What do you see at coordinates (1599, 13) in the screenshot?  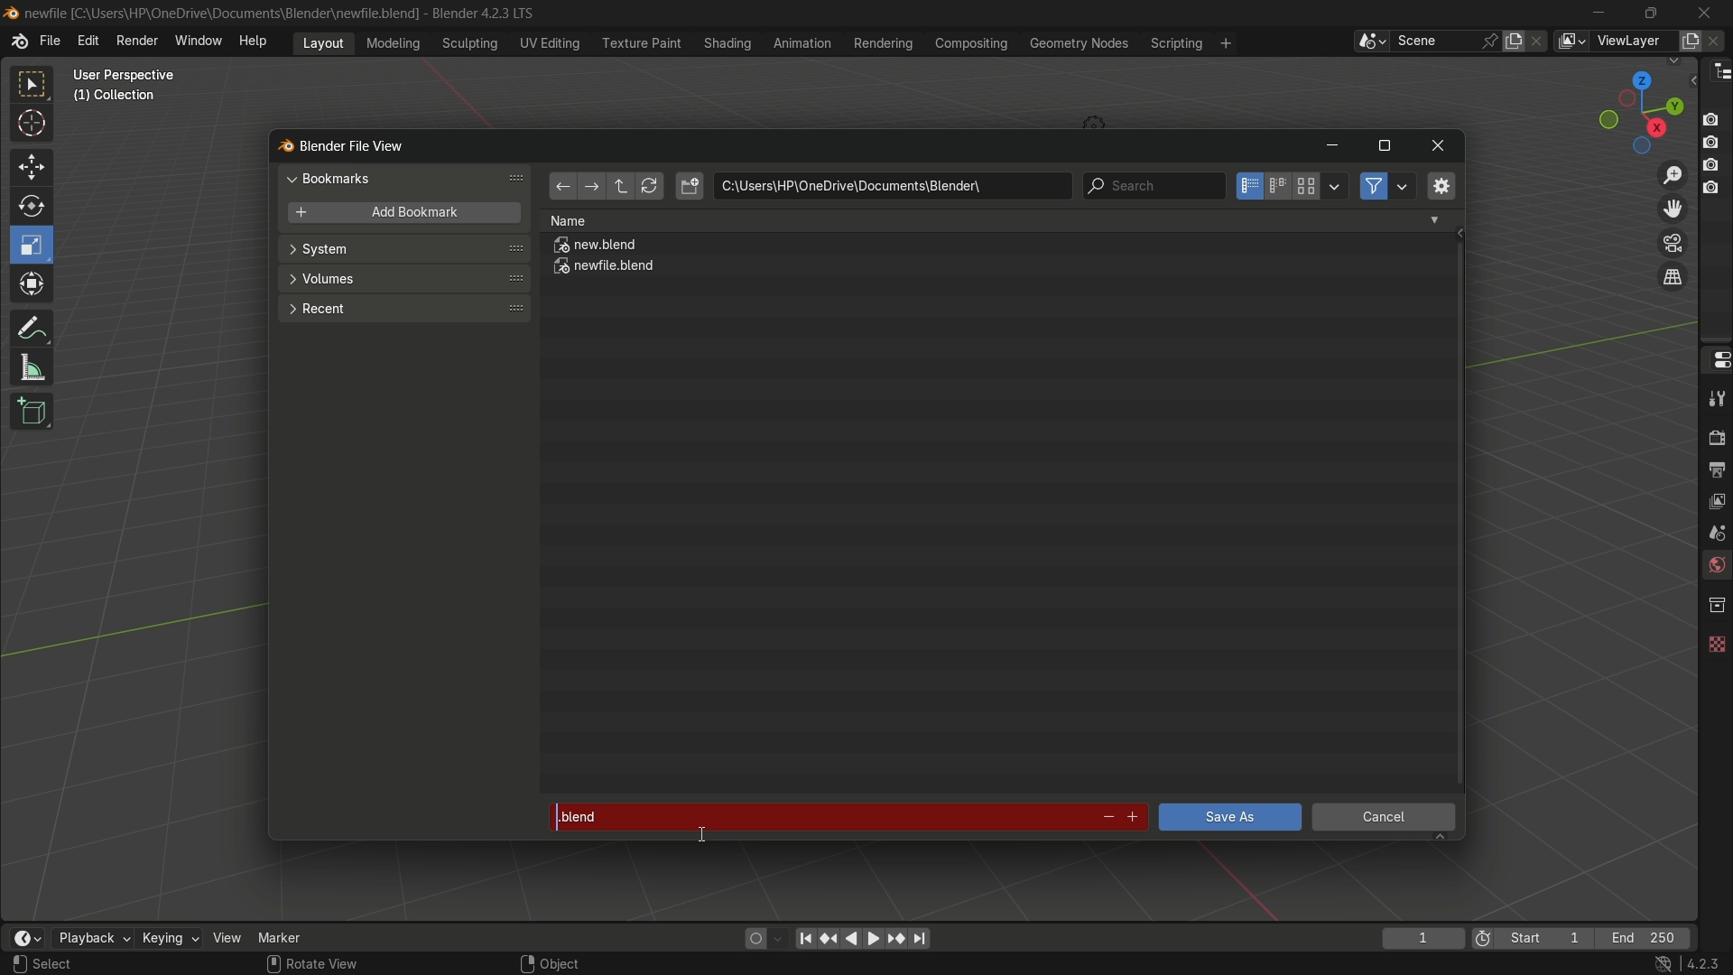 I see `minimize` at bounding box center [1599, 13].